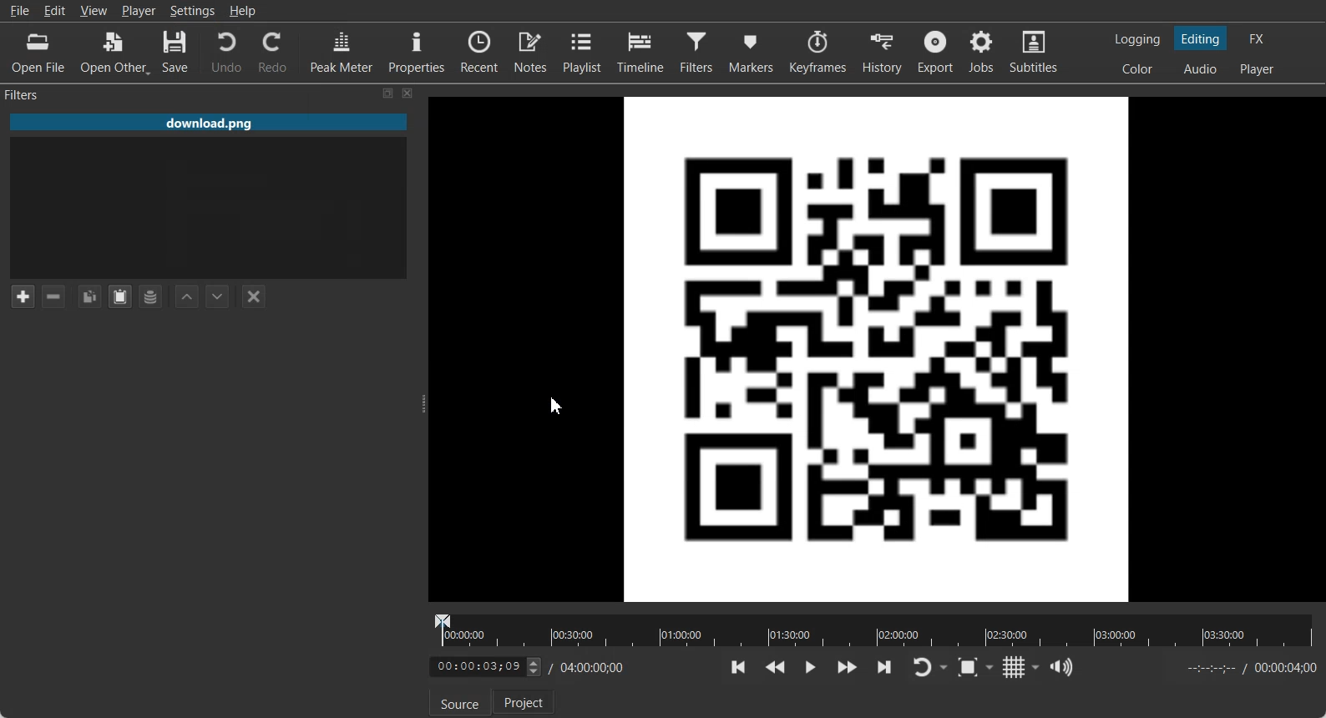 Image resolution: width=1326 pixels, height=718 pixels. I want to click on View, so click(93, 10).